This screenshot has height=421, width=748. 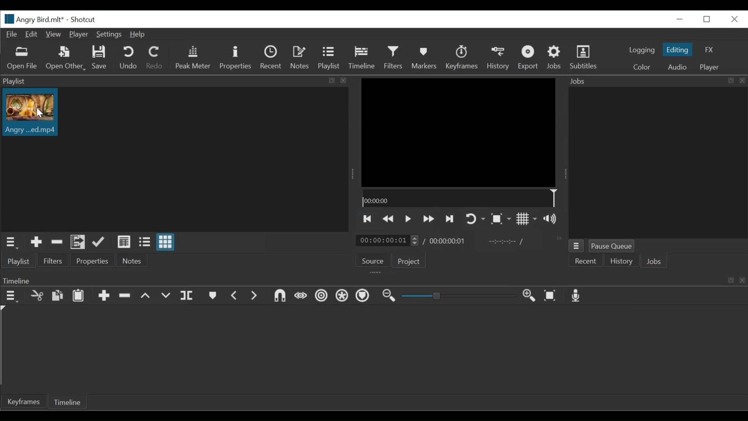 What do you see at coordinates (165, 242) in the screenshot?
I see `View as icon` at bounding box center [165, 242].